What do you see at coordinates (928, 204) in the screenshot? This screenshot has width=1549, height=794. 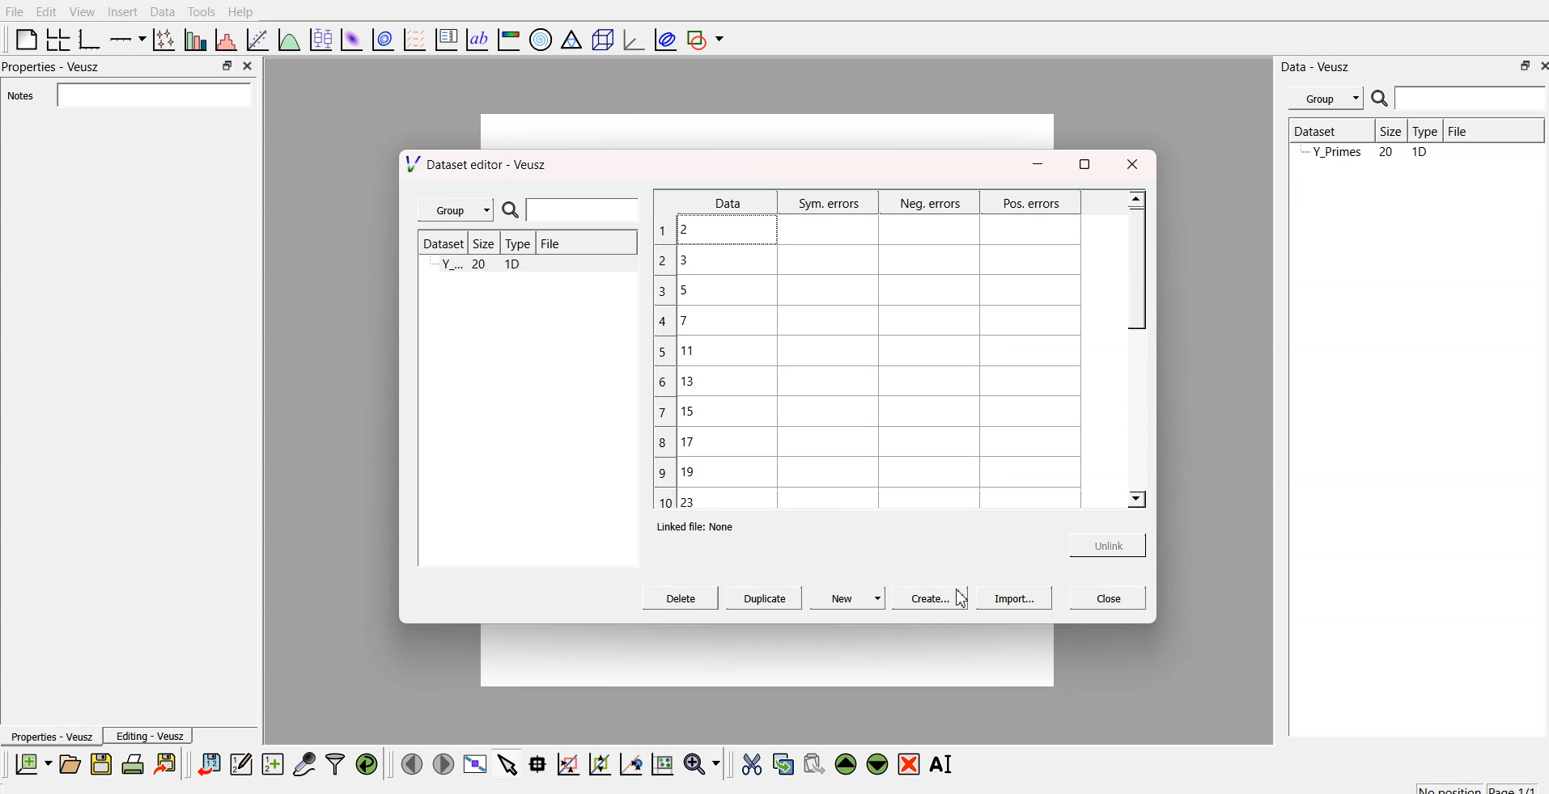 I see `Neg. errors` at bounding box center [928, 204].